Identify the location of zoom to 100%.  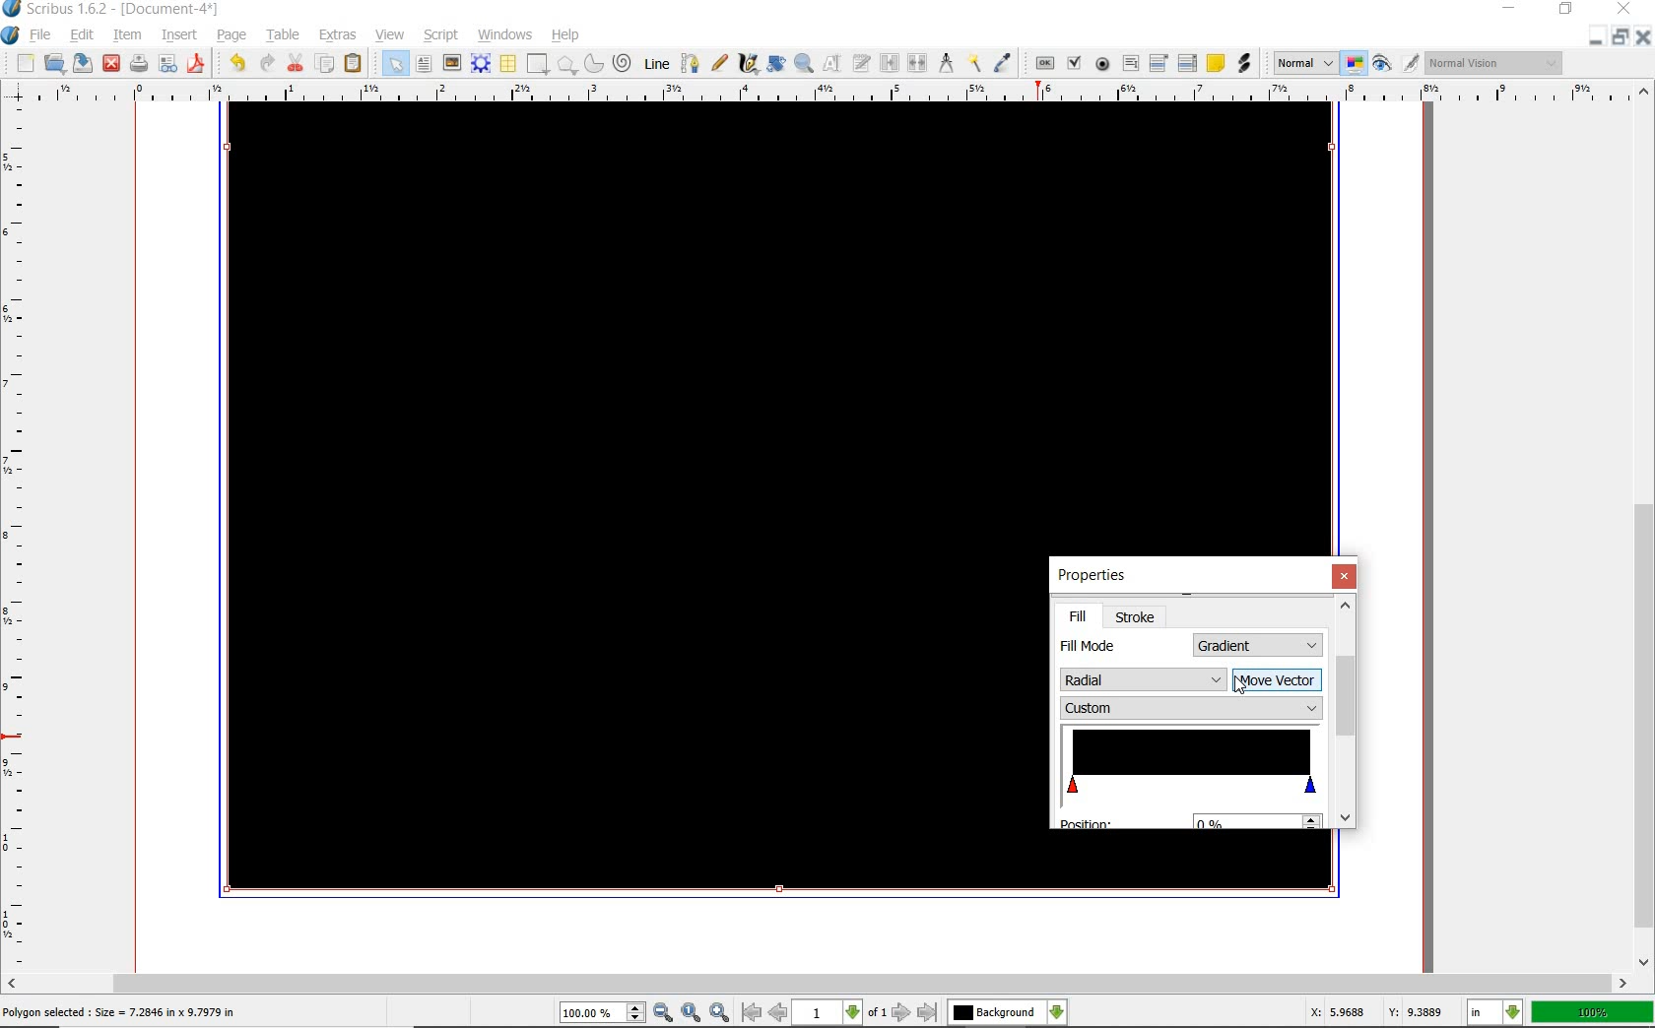
(693, 1012).